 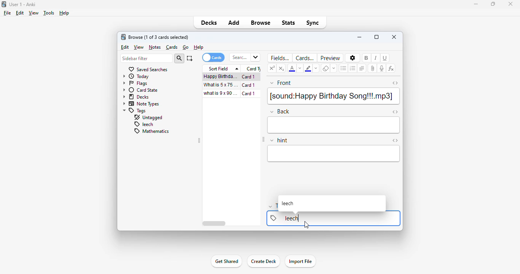 What do you see at coordinates (382, 68) in the screenshot?
I see `record audio` at bounding box center [382, 68].